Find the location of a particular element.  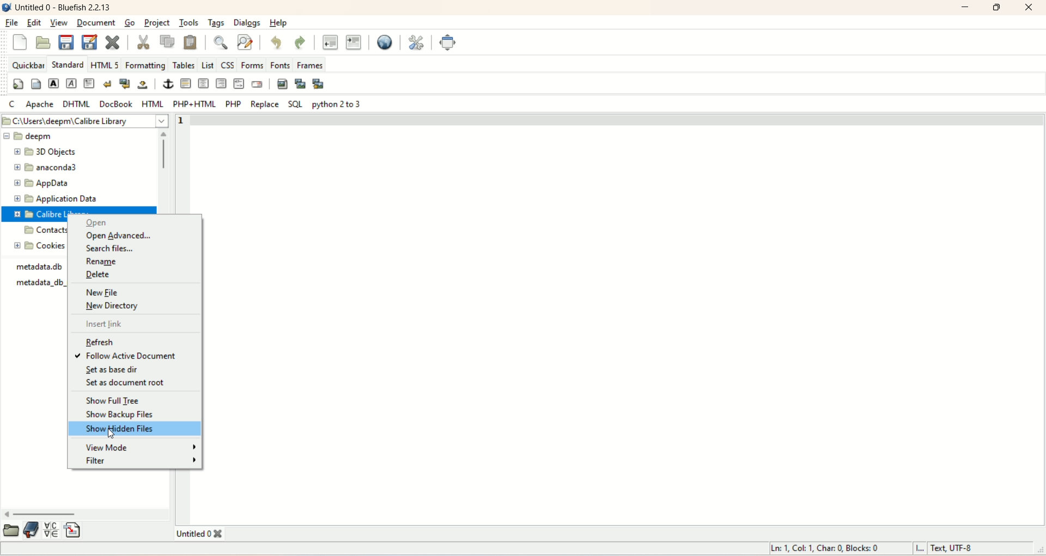

HTML is located at coordinates (152, 103).